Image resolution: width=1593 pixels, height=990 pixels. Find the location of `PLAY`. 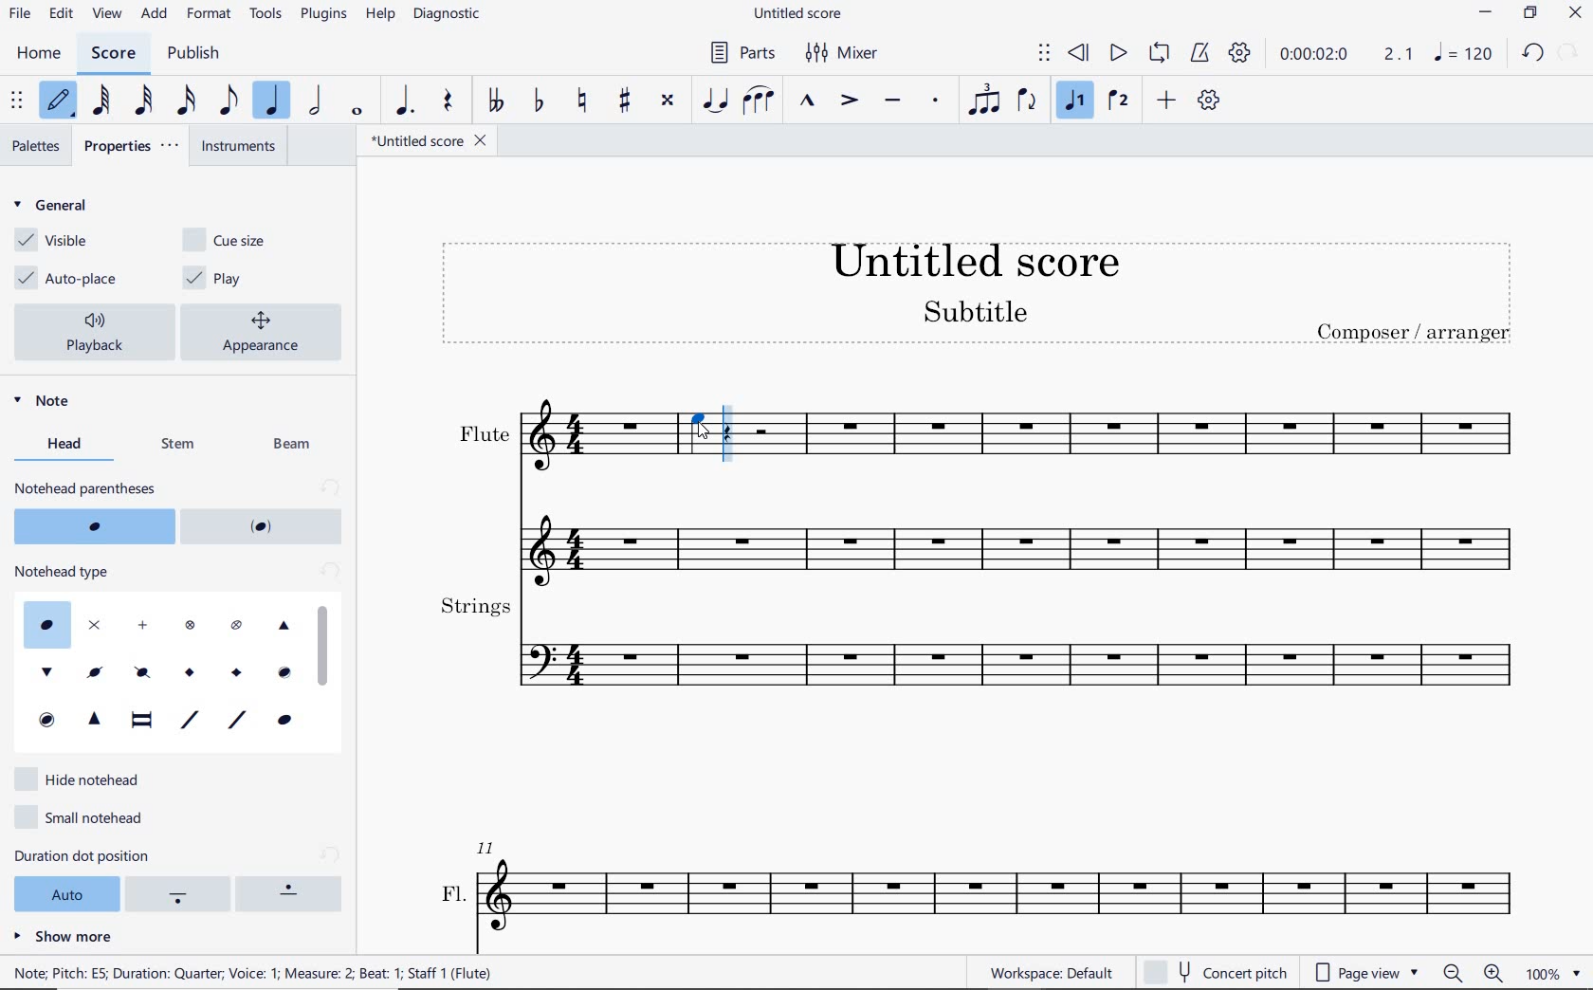

PLAY is located at coordinates (1114, 53).